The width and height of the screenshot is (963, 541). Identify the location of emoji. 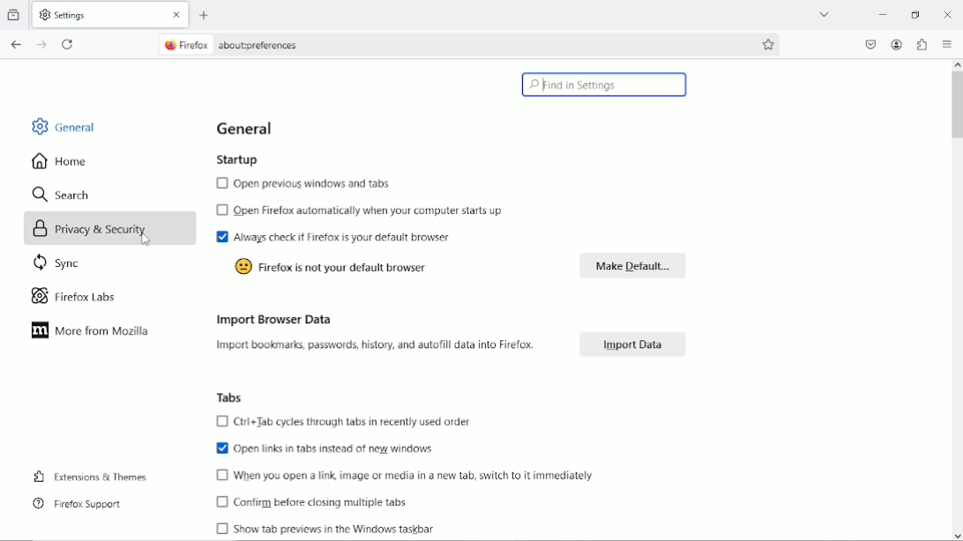
(244, 267).